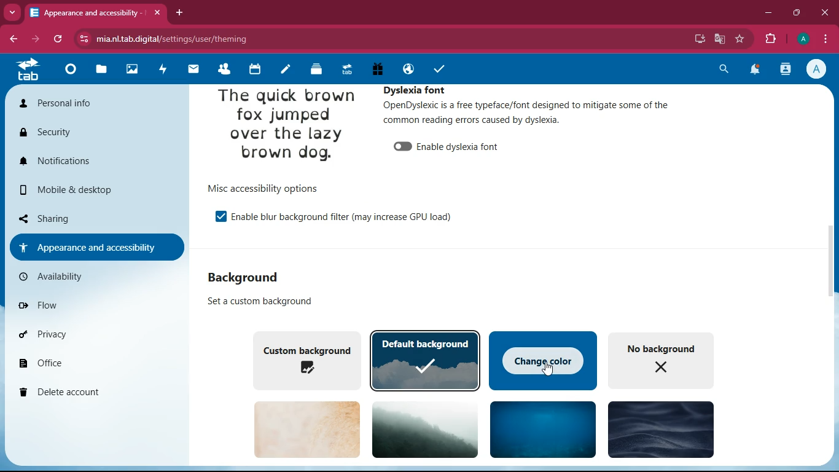 The height and width of the screenshot is (472, 839). I want to click on calendar, so click(253, 69).